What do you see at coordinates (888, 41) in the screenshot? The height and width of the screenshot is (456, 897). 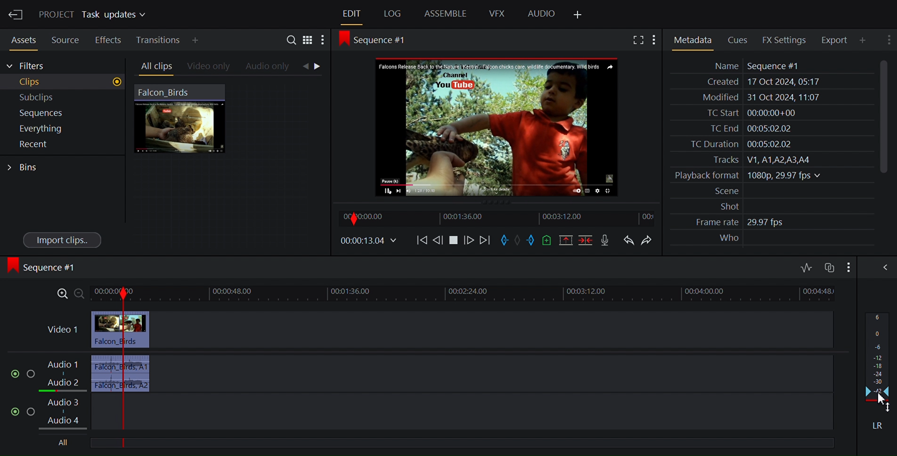 I see `Show settings menu` at bounding box center [888, 41].